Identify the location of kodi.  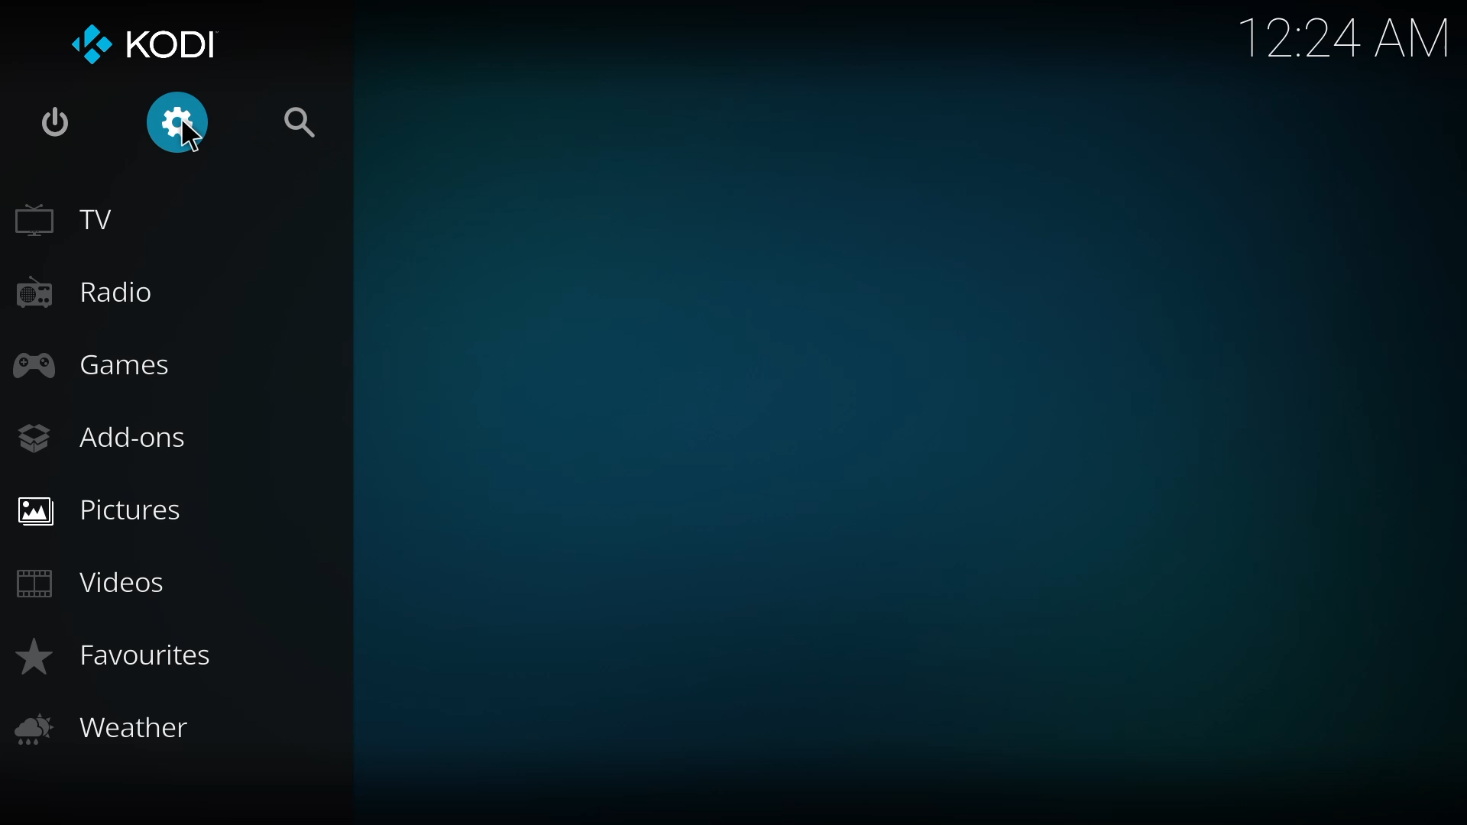
(144, 42).